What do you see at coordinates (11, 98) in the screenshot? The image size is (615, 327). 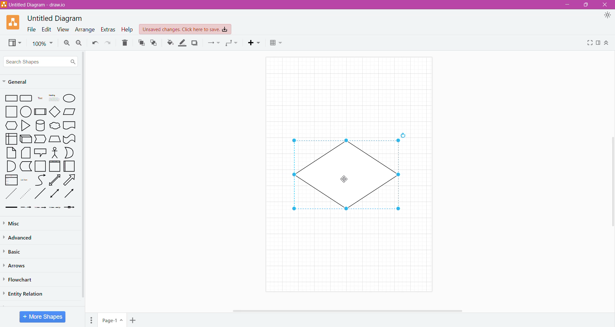 I see `Rectangle` at bounding box center [11, 98].